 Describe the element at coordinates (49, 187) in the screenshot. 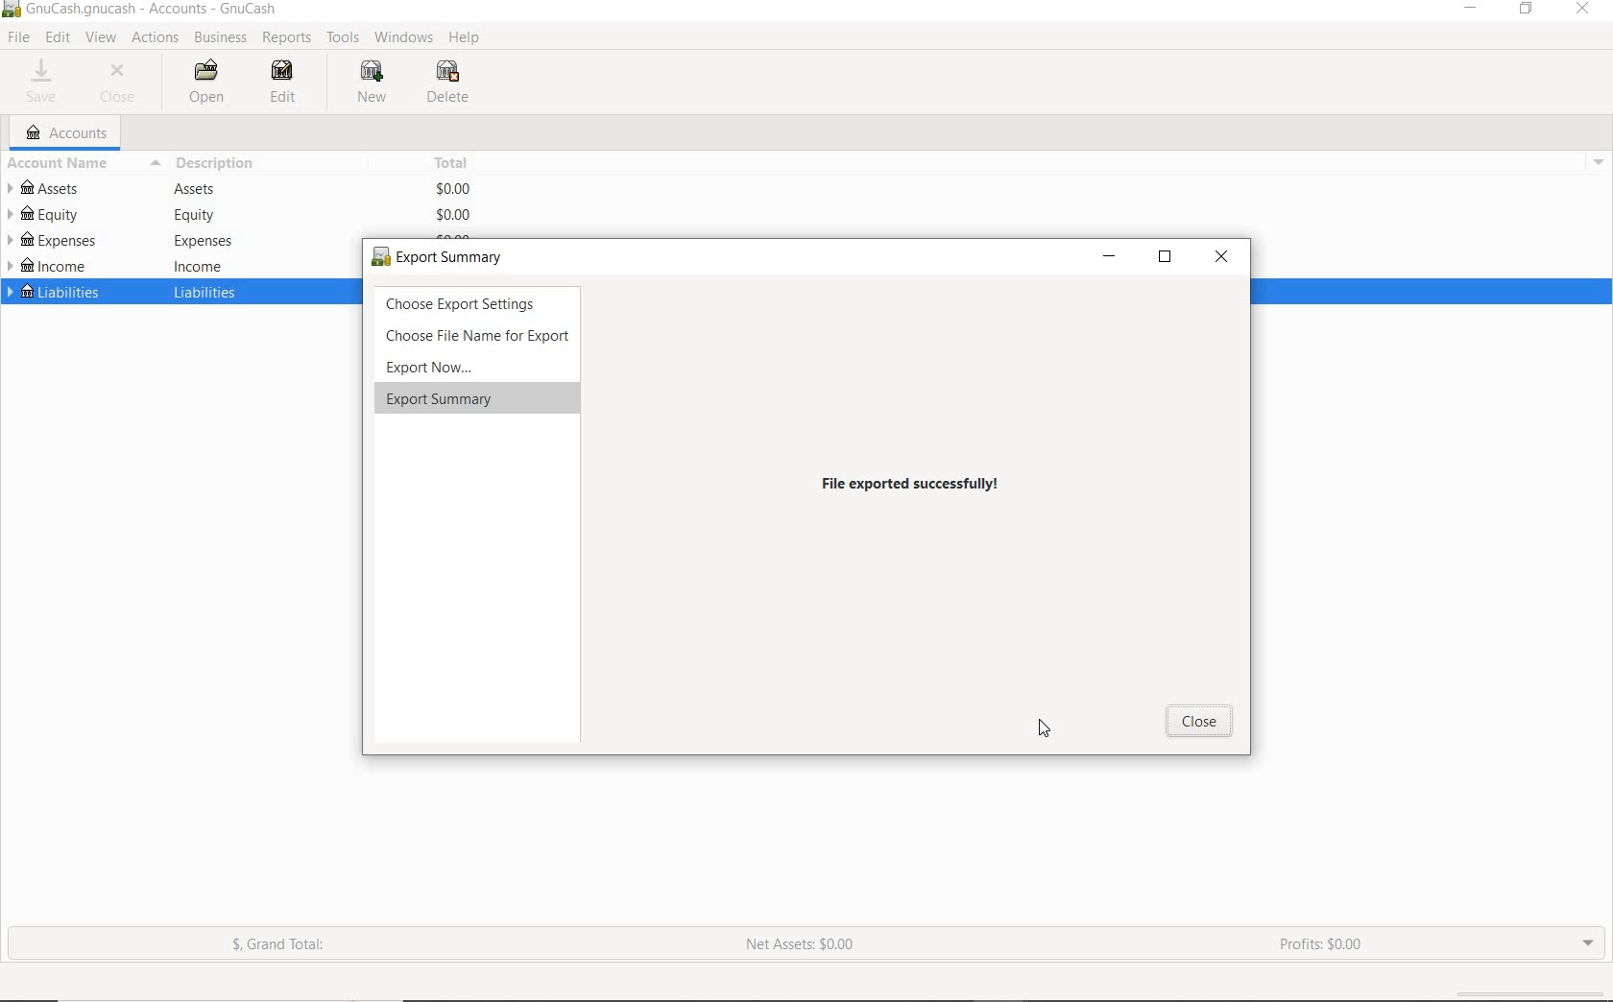

I see `ASSETS` at that location.